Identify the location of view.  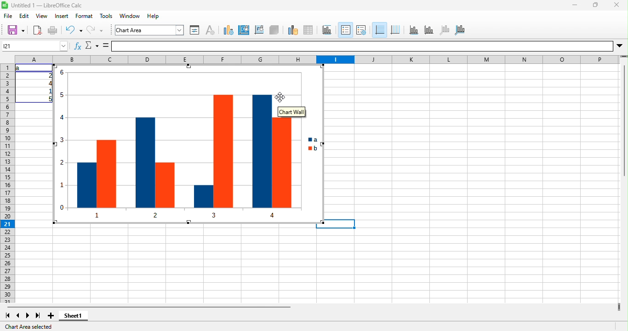
(42, 16).